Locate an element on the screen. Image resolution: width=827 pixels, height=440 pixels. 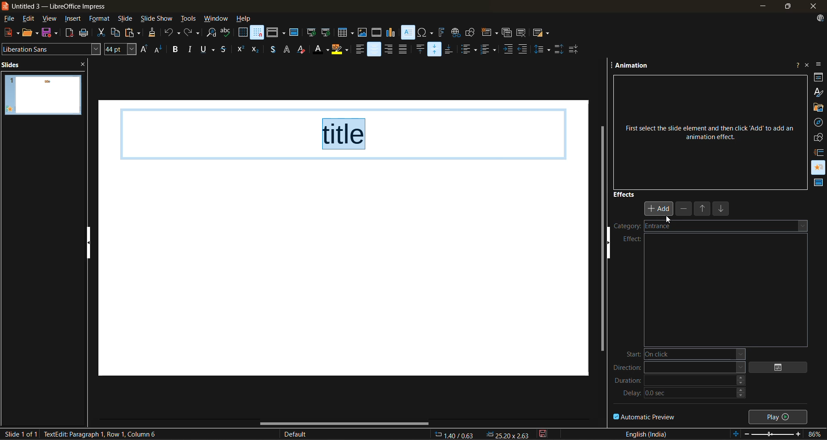
maximize is located at coordinates (786, 8).